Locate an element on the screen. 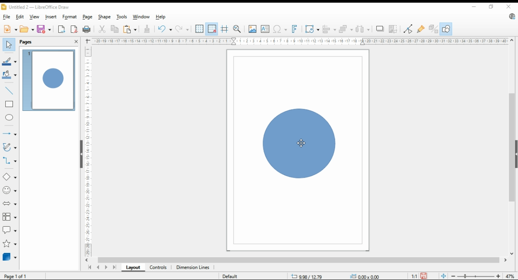 The image size is (518, 280). helplines while moving is located at coordinates (224, 29).